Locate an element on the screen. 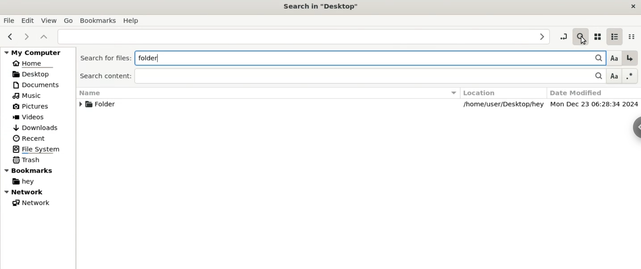 The image size is (641, 269). Previous is located at coordinates (9, 37).